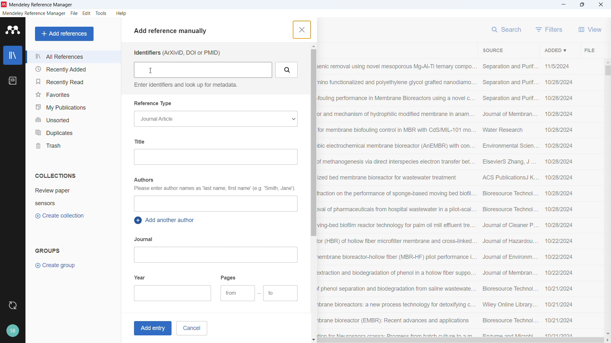 This screenshot has width=611, height=343. What do you see at coordinates (192, 328) in the screenshot?
I see `cancel ` at bounding box center [192, 328].